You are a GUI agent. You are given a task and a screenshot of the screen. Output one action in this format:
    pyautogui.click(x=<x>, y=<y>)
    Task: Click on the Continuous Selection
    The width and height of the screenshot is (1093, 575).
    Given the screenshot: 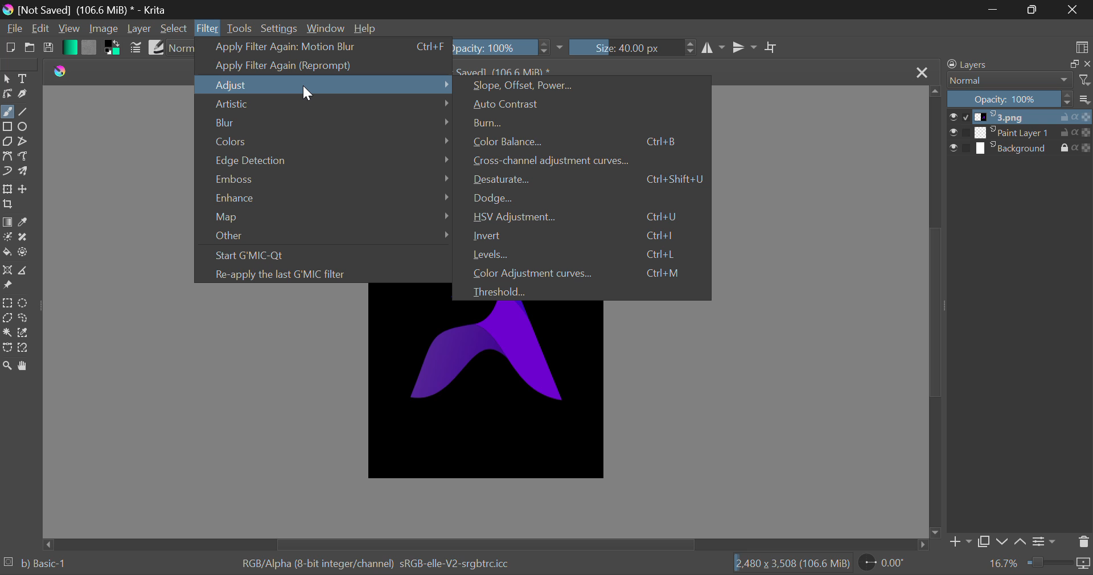 What is the action you would take?
    pyautogui.click(x=7, y=334)
    